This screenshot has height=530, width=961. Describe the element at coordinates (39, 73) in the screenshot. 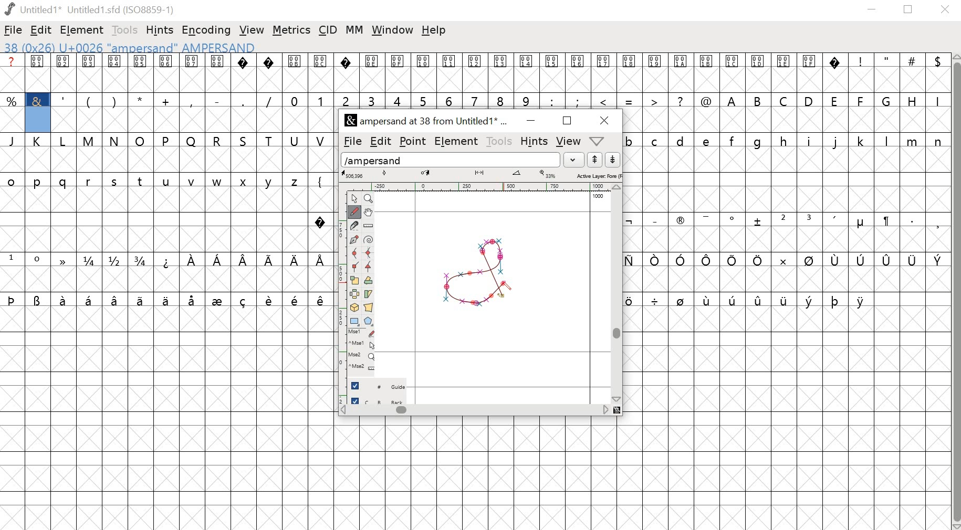

I see `0001` at that location.